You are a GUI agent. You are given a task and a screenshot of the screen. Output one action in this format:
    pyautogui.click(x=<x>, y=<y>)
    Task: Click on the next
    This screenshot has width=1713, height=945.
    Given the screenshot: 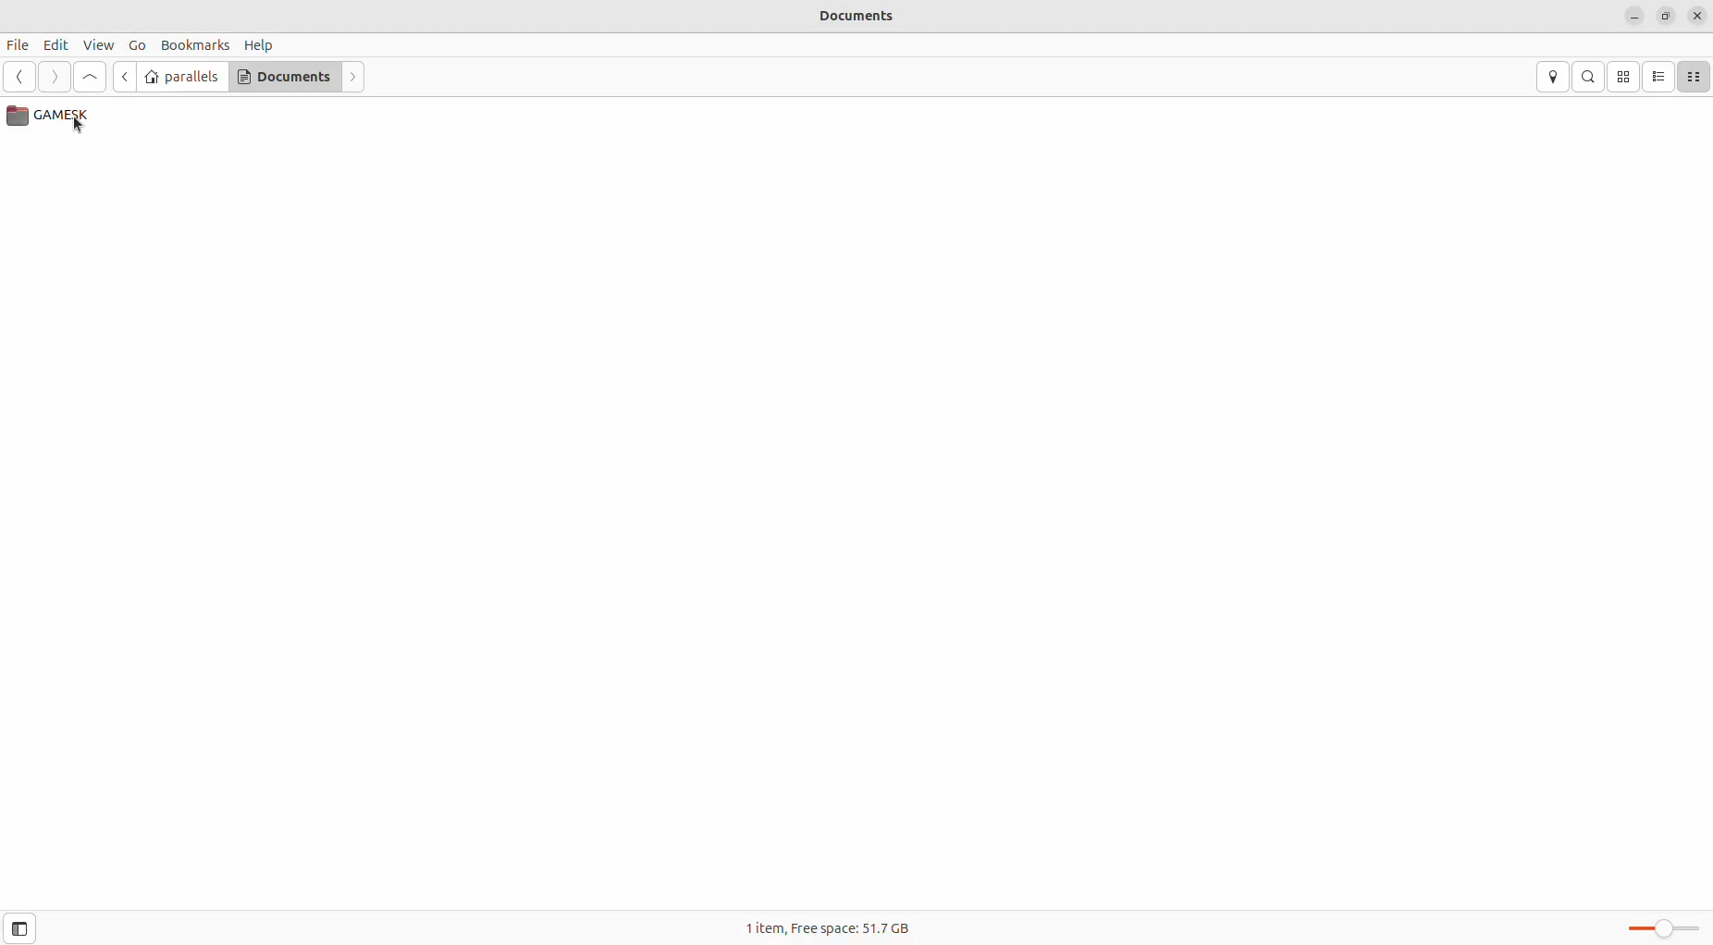 What is the action you would take?
    pyautogui.click(x=355, y=78)
    